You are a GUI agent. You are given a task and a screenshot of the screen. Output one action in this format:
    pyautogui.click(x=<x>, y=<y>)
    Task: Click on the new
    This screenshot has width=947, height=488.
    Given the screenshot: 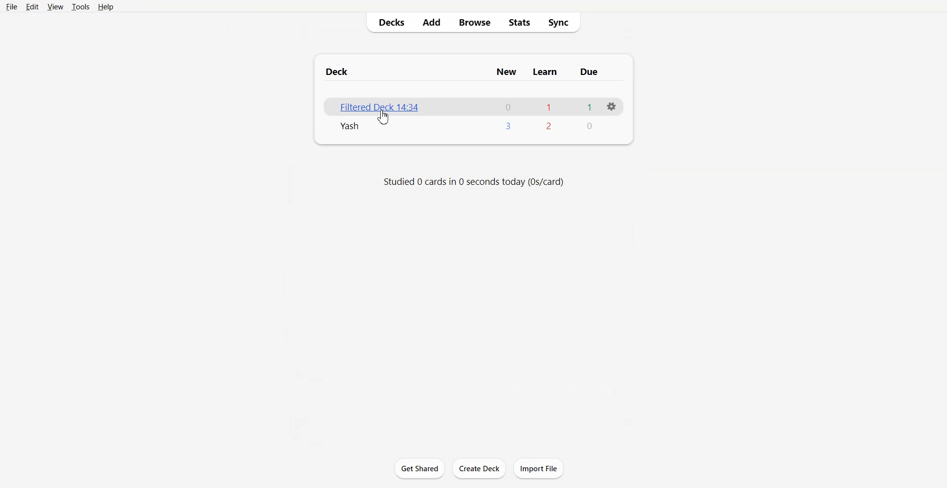 What is the action you would take?
    pyautogui.click(x=508, y=72)
    